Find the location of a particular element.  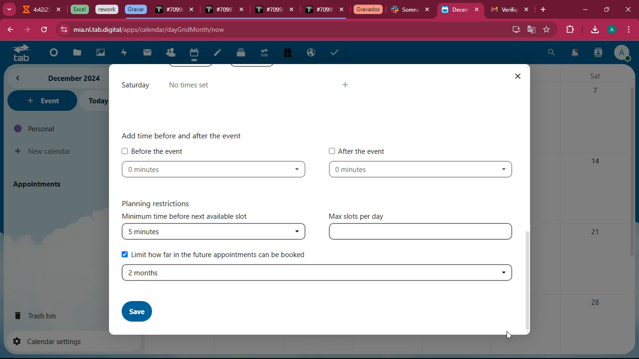

public is located at coordinates (312, 53).